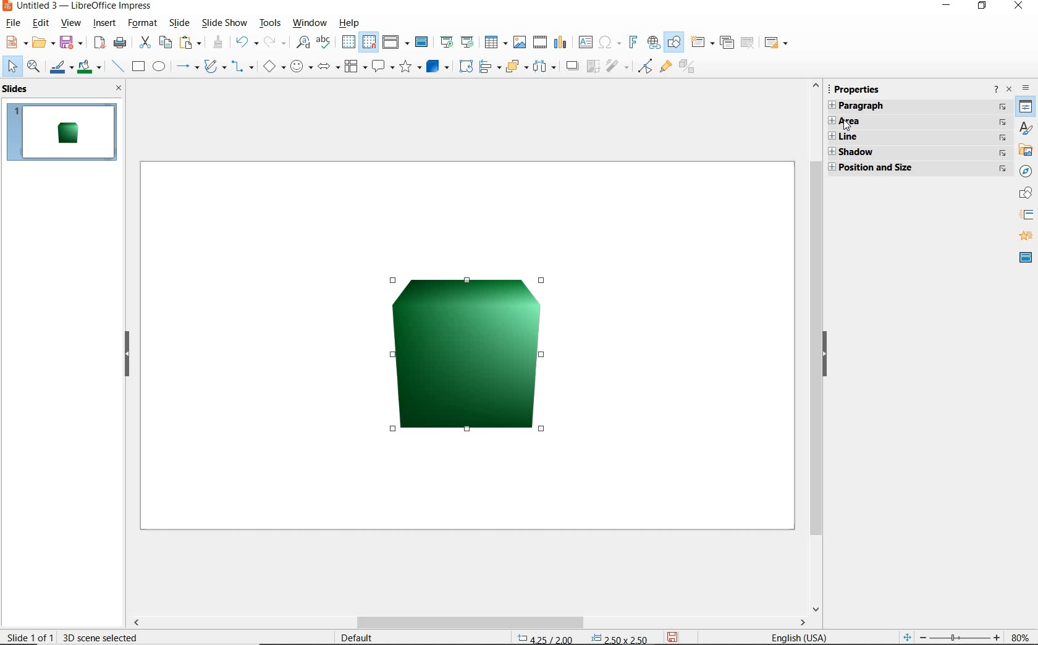  Describe the element at coordinates (120, 44) in the screenshot. I see `print` at that location.